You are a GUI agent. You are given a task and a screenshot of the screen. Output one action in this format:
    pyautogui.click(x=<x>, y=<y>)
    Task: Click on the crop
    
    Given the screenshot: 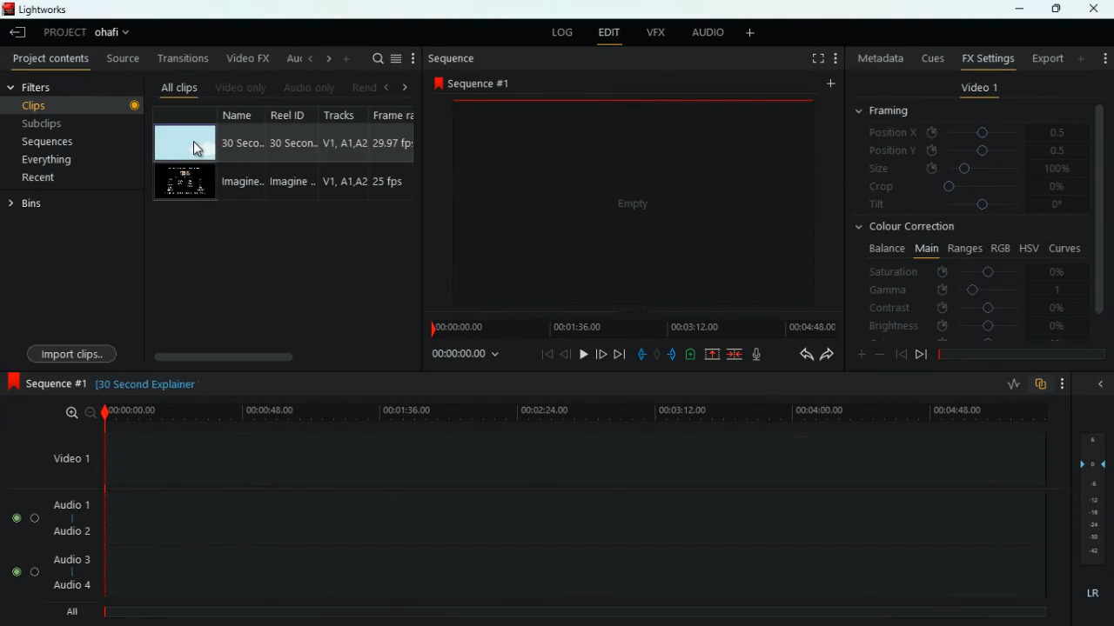 What is the action you would take?
    pyautogui.click(x=965, y=187)
    